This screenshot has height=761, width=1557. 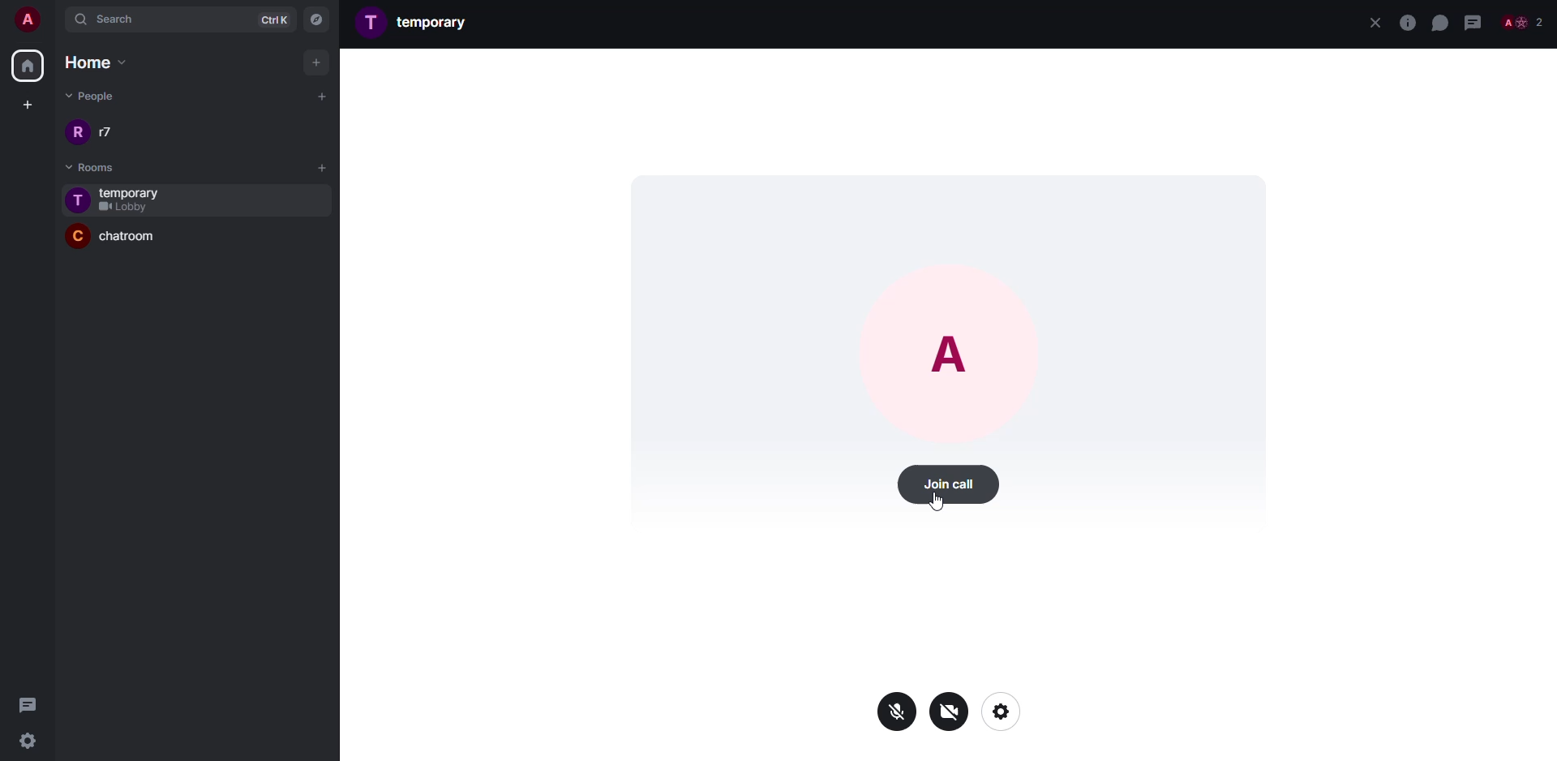 What do you see at coordinates (1375, 22) in the screenshot?
I see `close` at bounding box center [1375, 22].